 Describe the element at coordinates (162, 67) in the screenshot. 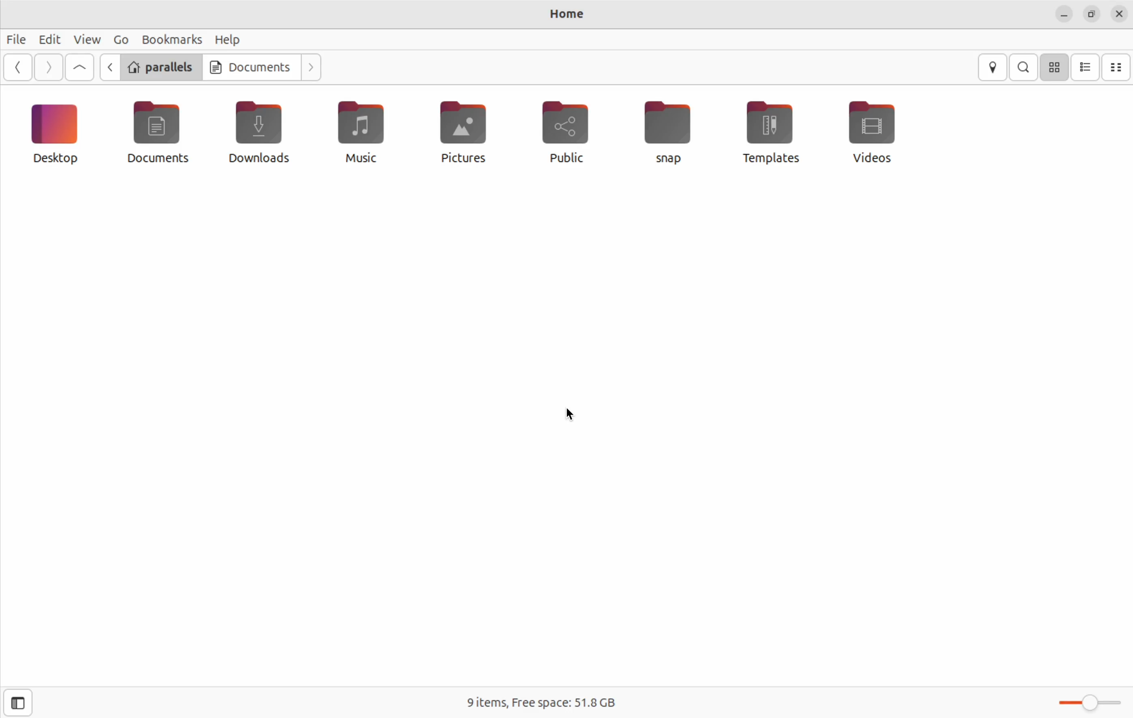

I see `parallels` at that location.